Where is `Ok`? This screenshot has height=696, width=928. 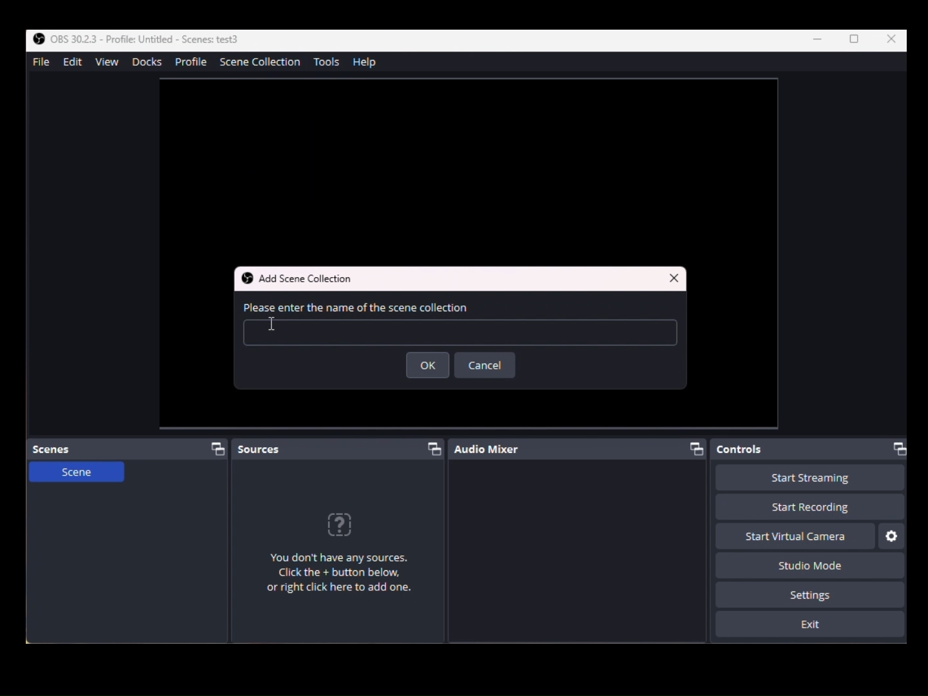 Ok is located at coordinates (429, 366).